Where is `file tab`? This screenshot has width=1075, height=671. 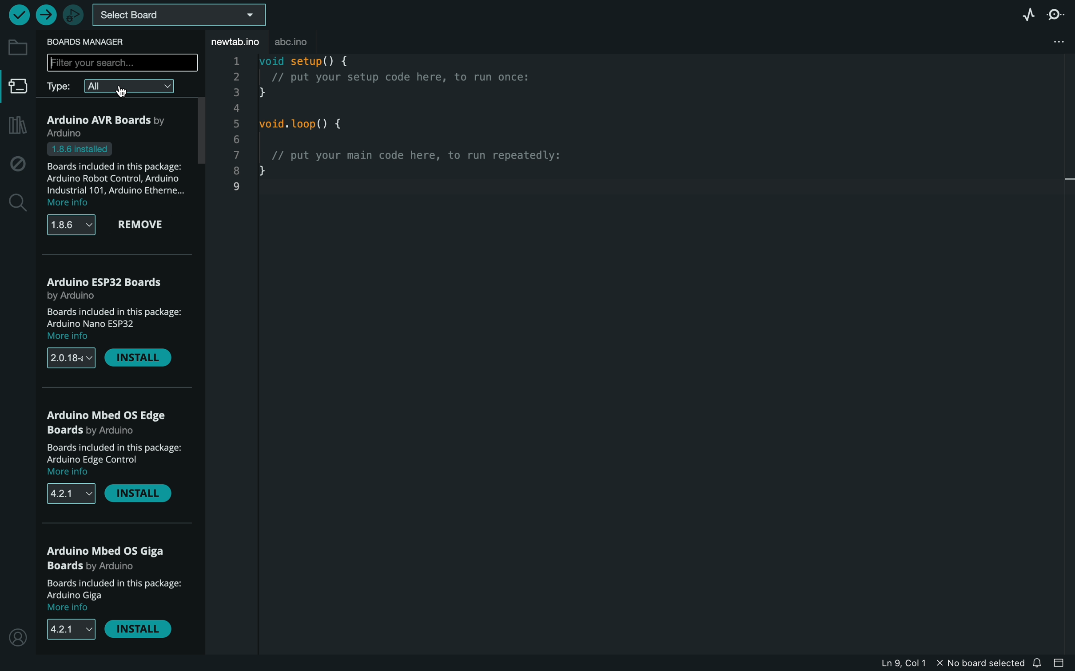 file tab is located at coordinates (233, 41).